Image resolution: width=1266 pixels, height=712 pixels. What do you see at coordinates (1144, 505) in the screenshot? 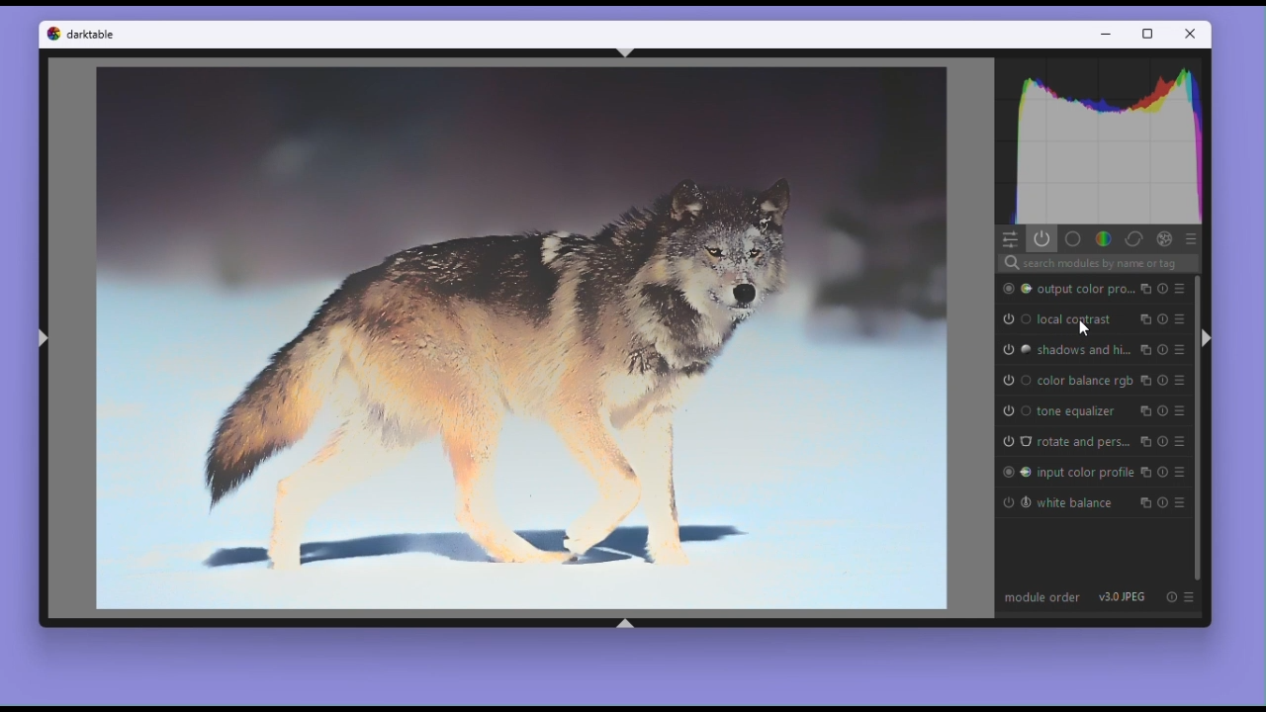
I see `multiple instance actions` at bounding box center [1144, 505].